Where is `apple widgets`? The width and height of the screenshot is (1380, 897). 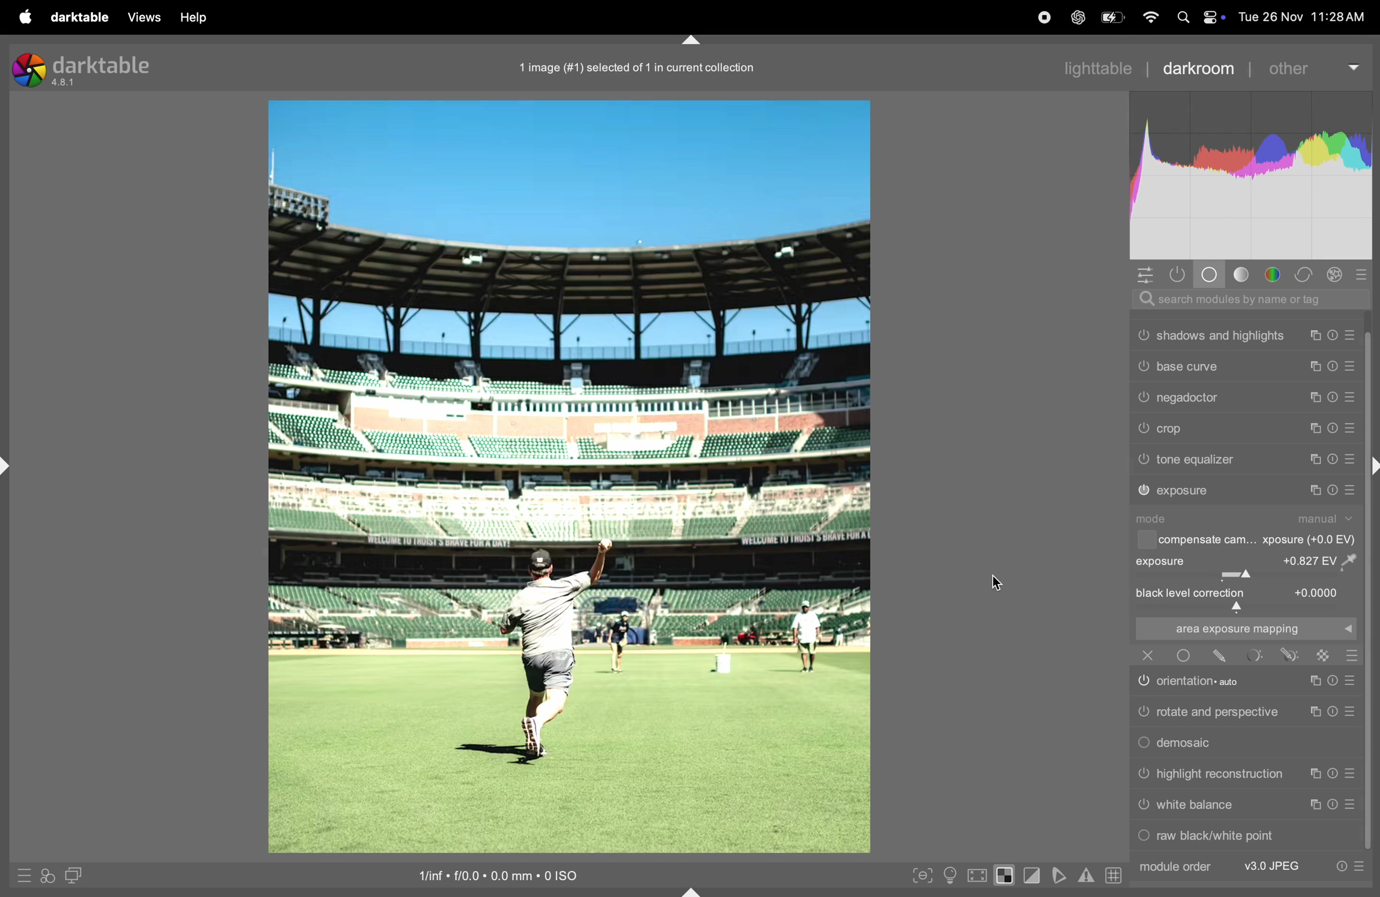 apple widgets is located at coordinates (1200, 17).